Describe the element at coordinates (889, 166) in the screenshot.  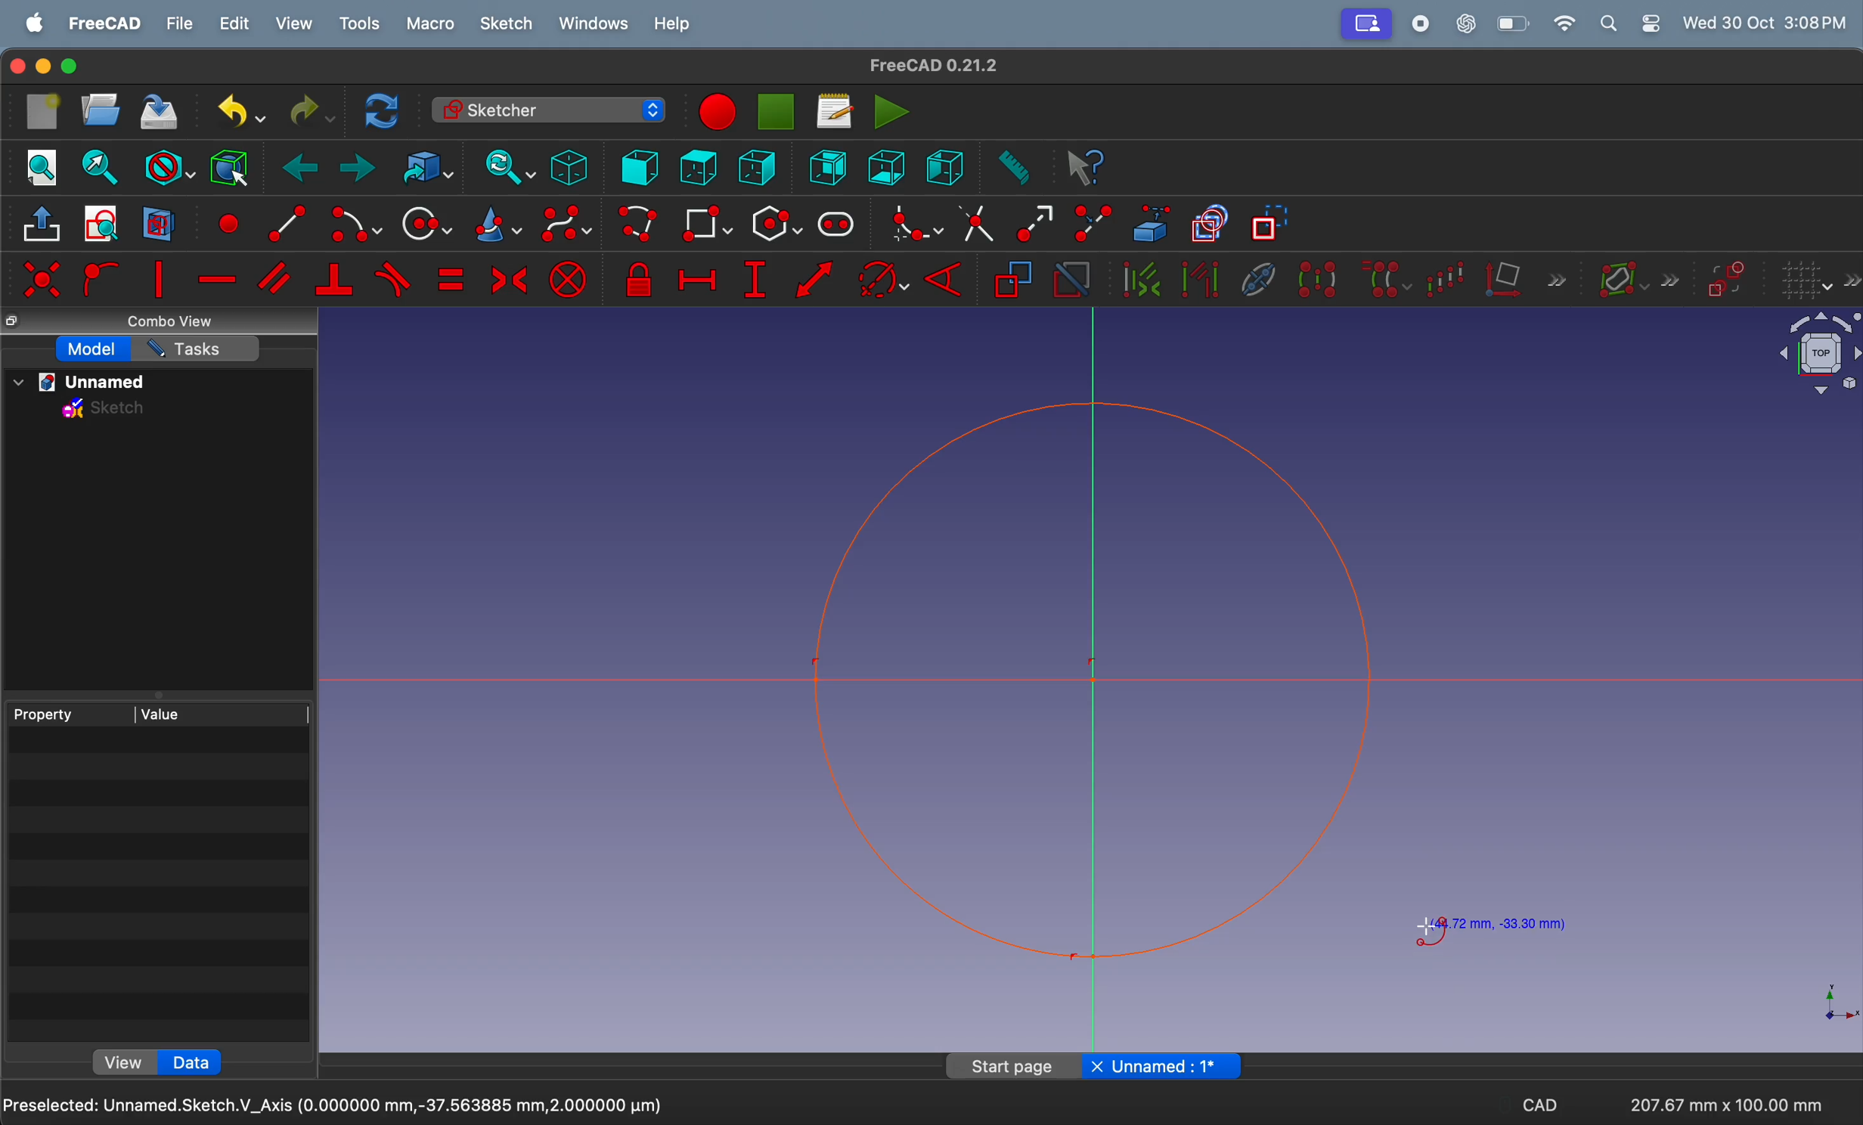
I see `bottom view` at that location.